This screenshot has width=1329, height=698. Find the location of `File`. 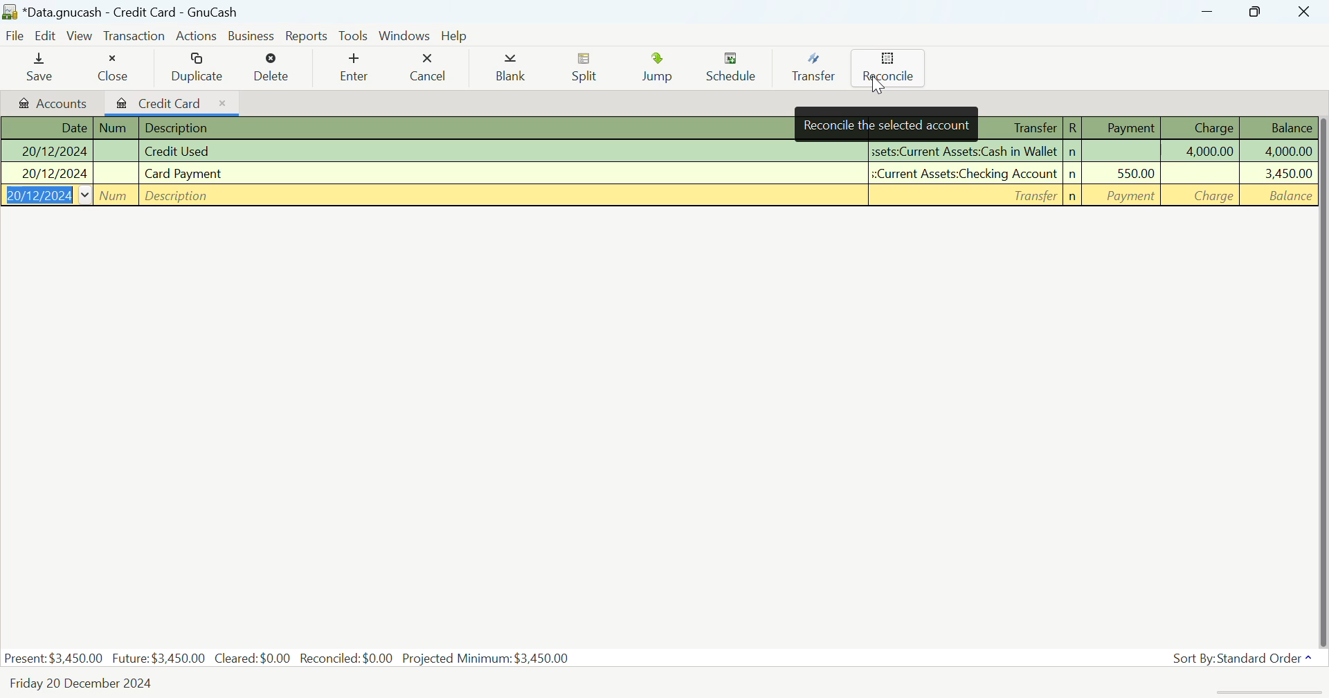

File is located at coordinates (14, 35).